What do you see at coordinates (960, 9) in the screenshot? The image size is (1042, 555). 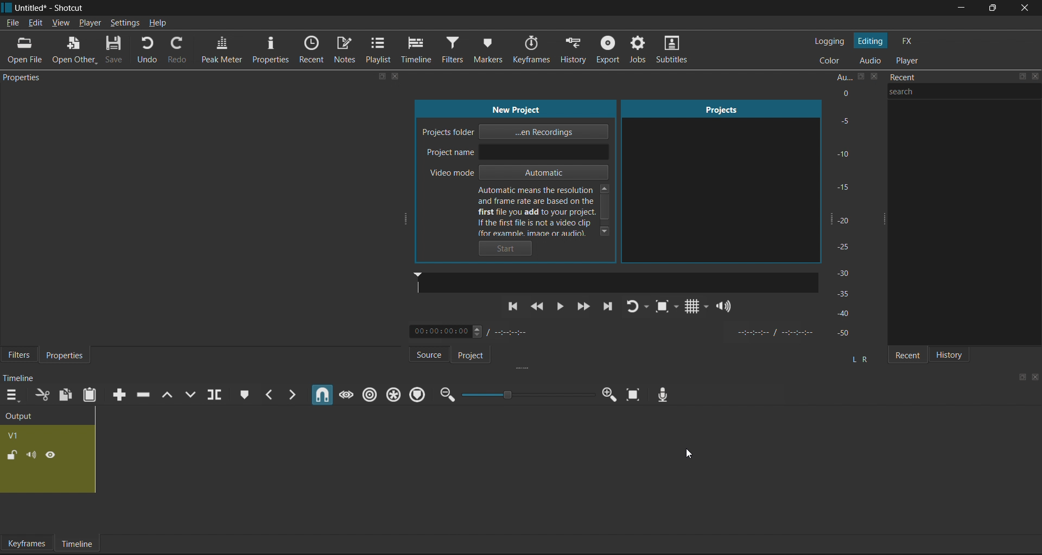 I see `minimize` at bounding box center [960, 9].